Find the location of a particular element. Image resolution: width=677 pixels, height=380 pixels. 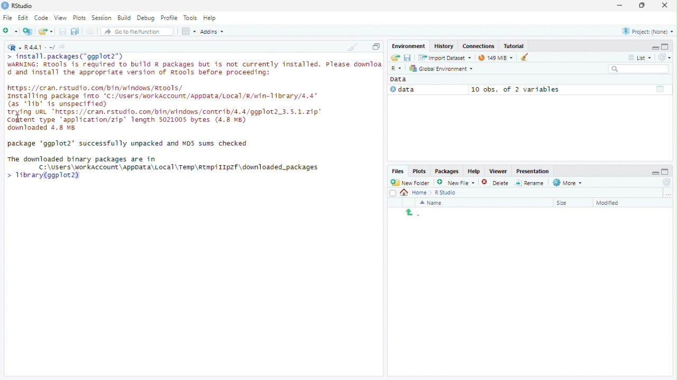

Plots is located at coordinates (81, 17).